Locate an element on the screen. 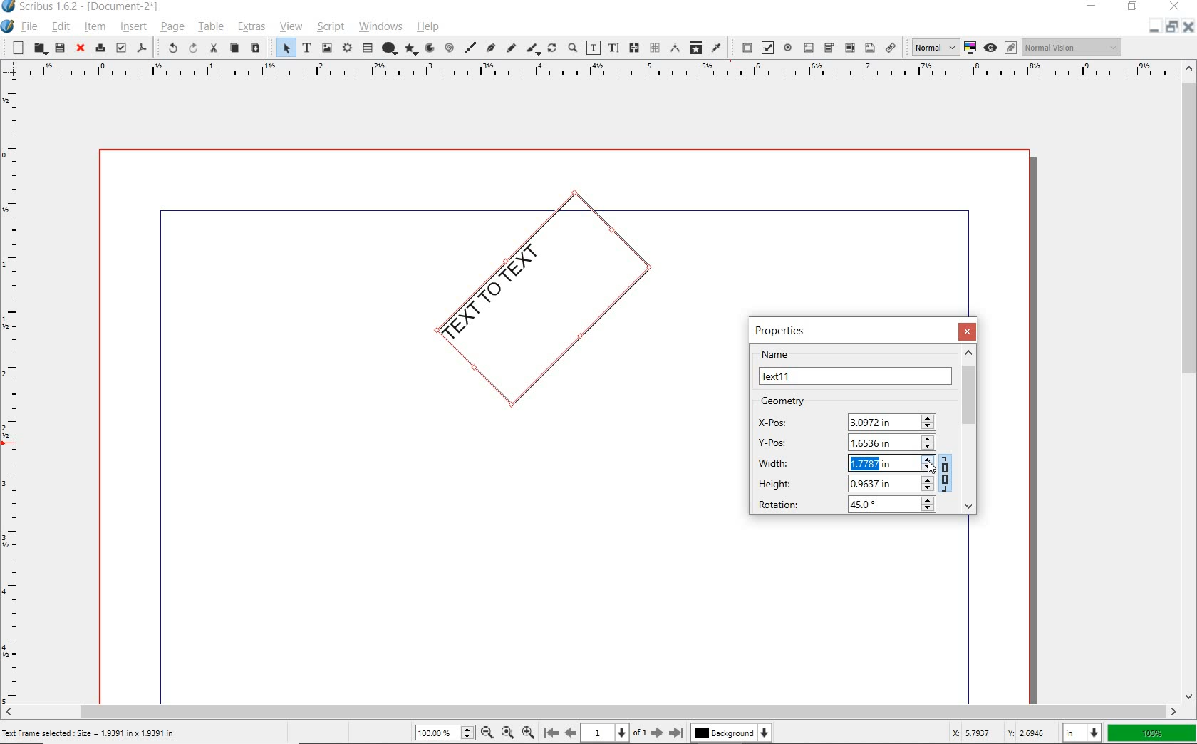 The width and height of the screenshot is (1197, 744). arc is located at coordinates (429, 49).